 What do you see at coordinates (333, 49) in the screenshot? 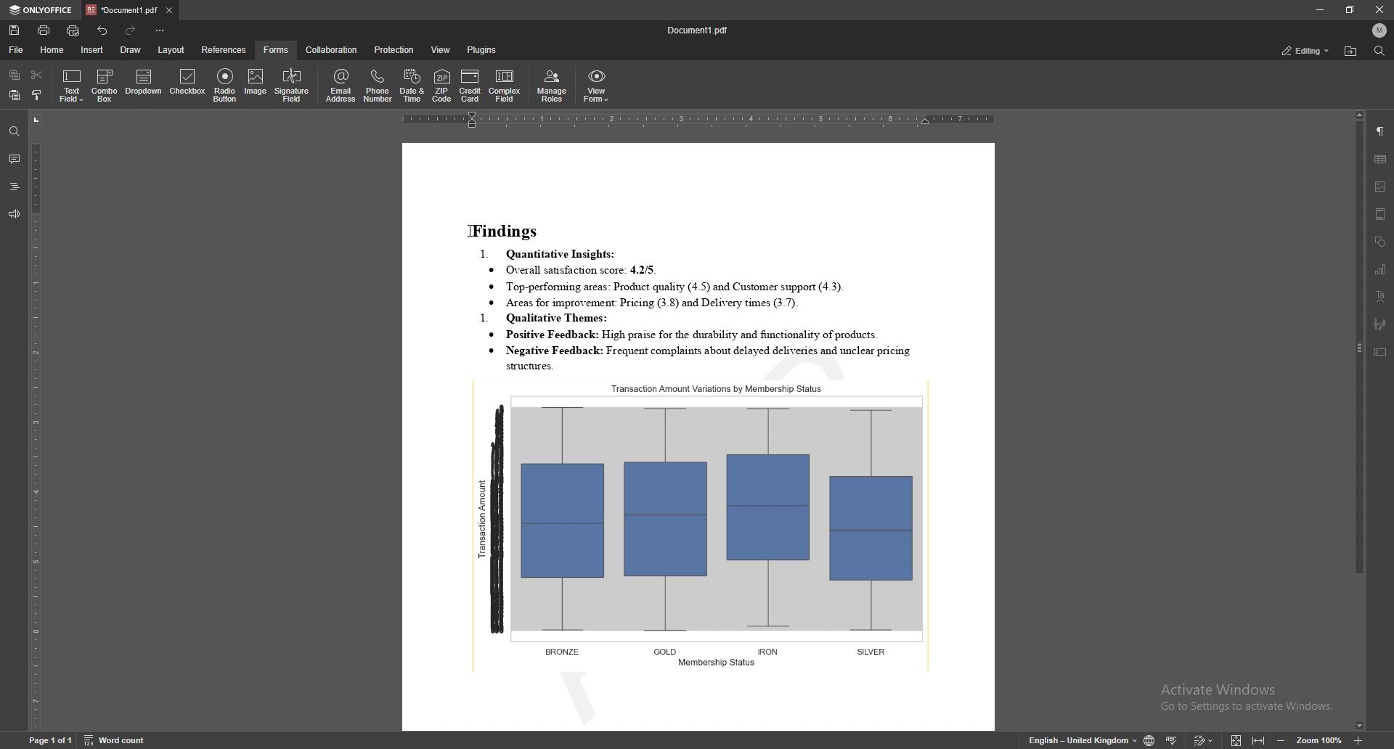
I see `collaboration` at bounding box center [333, 49].